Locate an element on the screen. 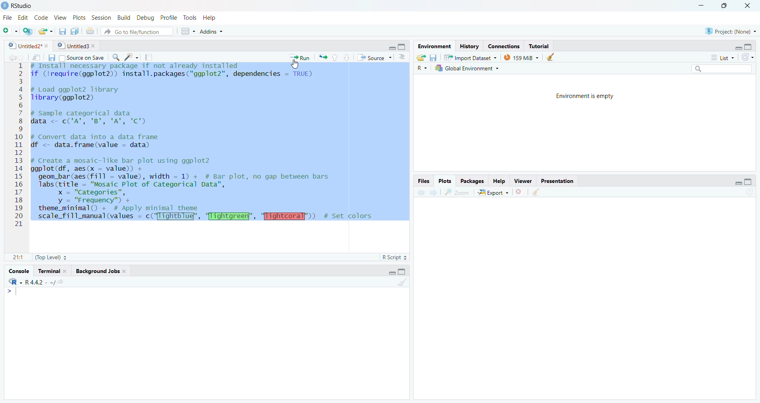  Maximize is located at coordinates (403, 271).